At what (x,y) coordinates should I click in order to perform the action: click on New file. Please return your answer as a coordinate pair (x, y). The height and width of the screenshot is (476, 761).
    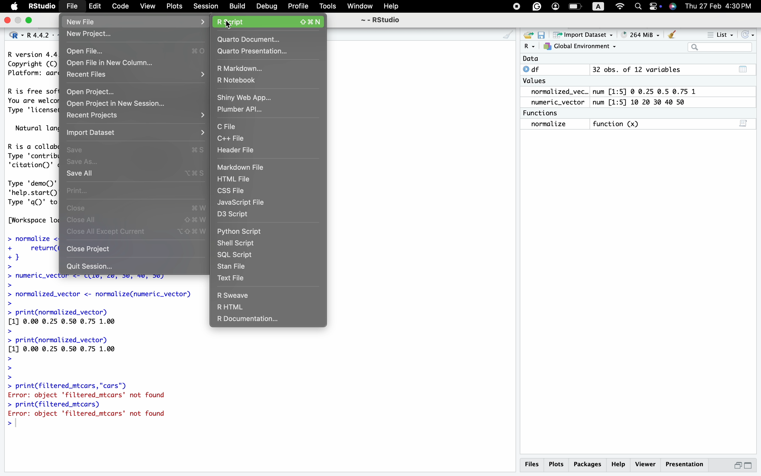
    Looking at the image, I should click on (136, 22).